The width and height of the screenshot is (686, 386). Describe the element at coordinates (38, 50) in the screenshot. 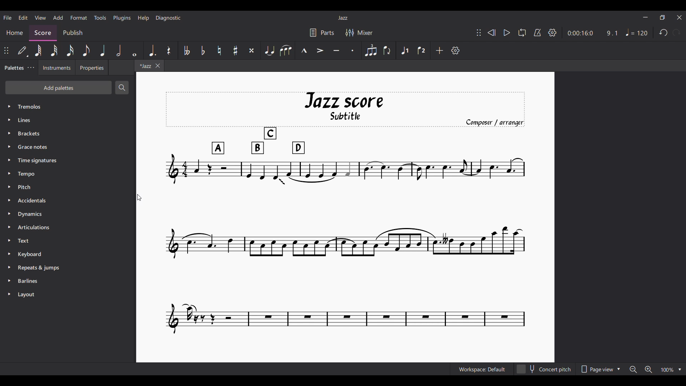

I see `64th note` at that location.